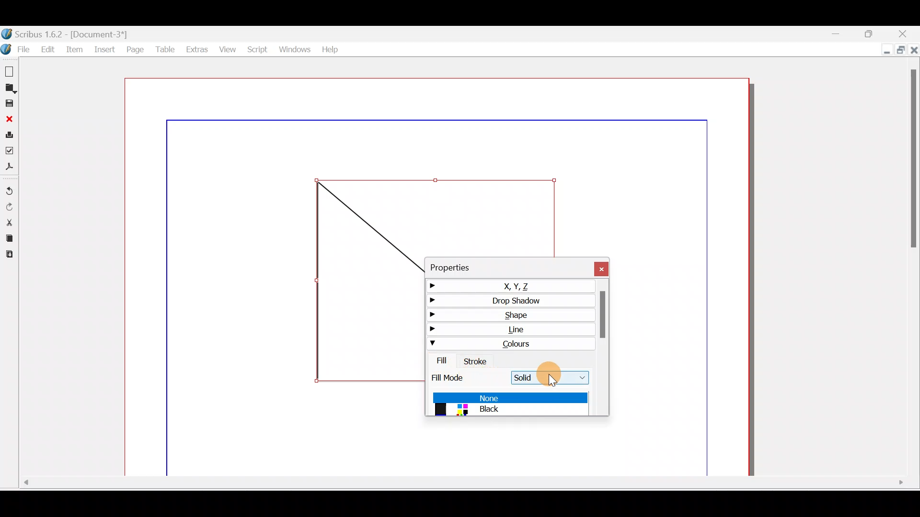  I want to click on Properties, so click(471, 266).